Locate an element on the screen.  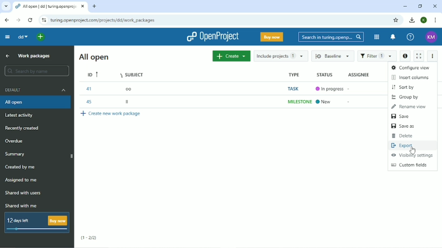
Include projects 1 is located at coordinates (281, 56).